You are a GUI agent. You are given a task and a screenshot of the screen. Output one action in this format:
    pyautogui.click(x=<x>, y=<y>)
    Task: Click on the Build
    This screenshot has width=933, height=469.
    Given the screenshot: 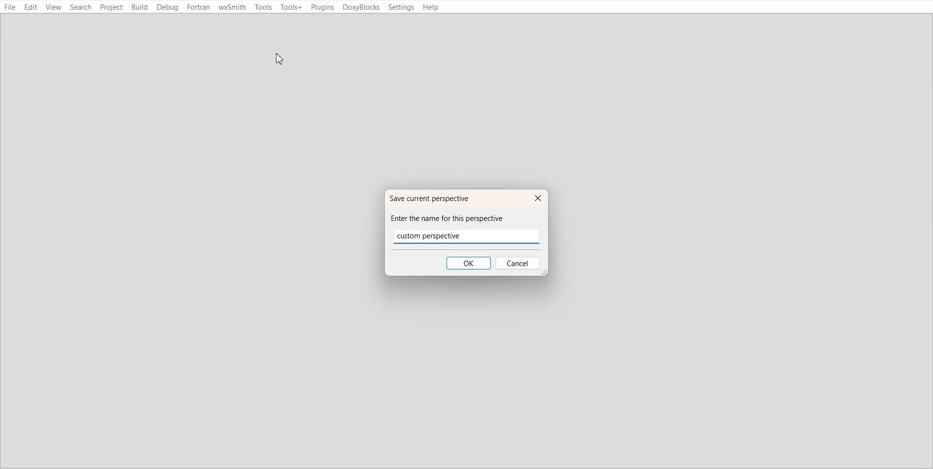 What is the action you would take?
    pyautogui.click(x=140, y=7)
    